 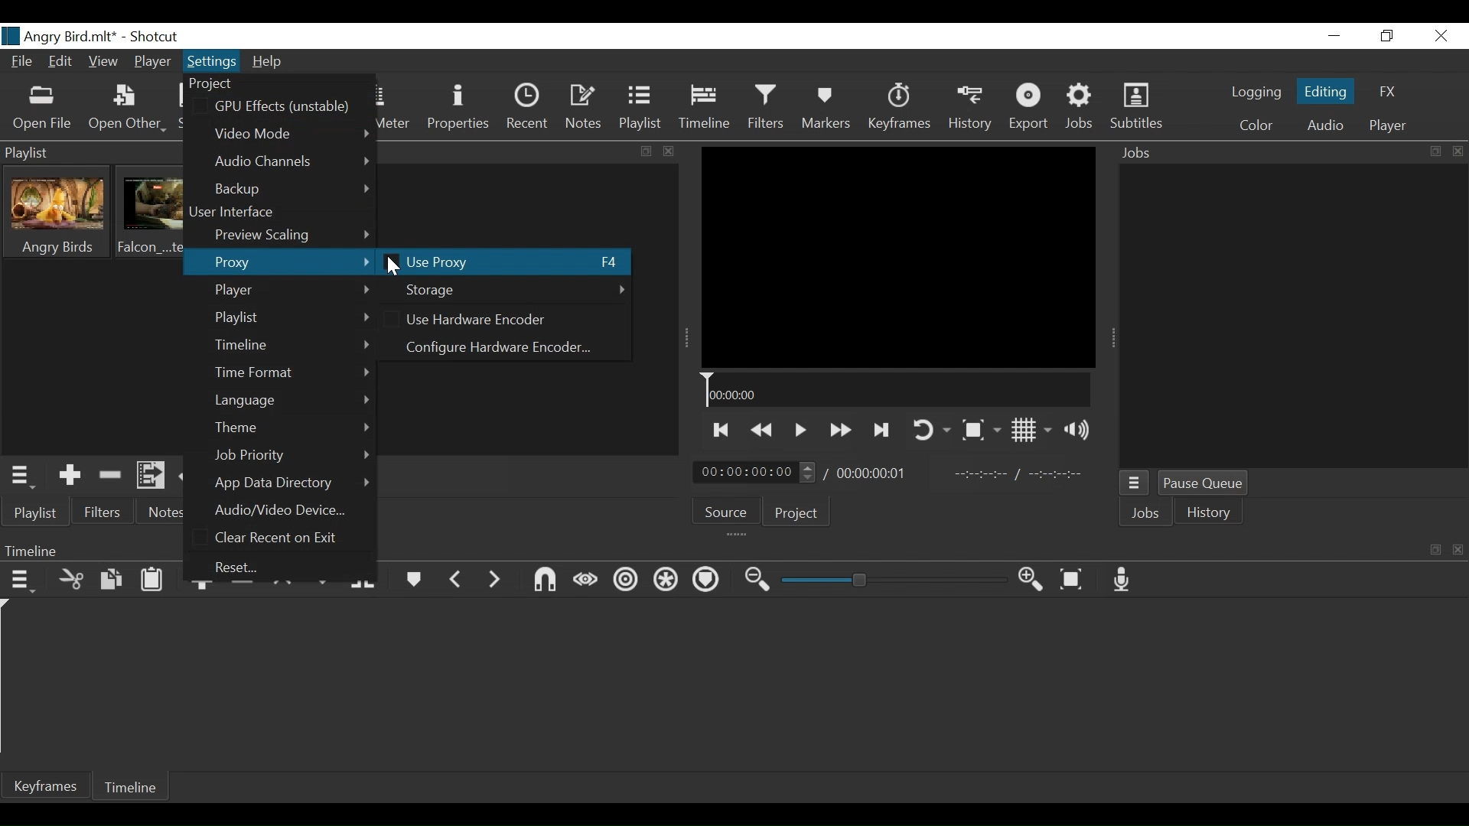 I want to click on Markers, so click(x=416, y=580).